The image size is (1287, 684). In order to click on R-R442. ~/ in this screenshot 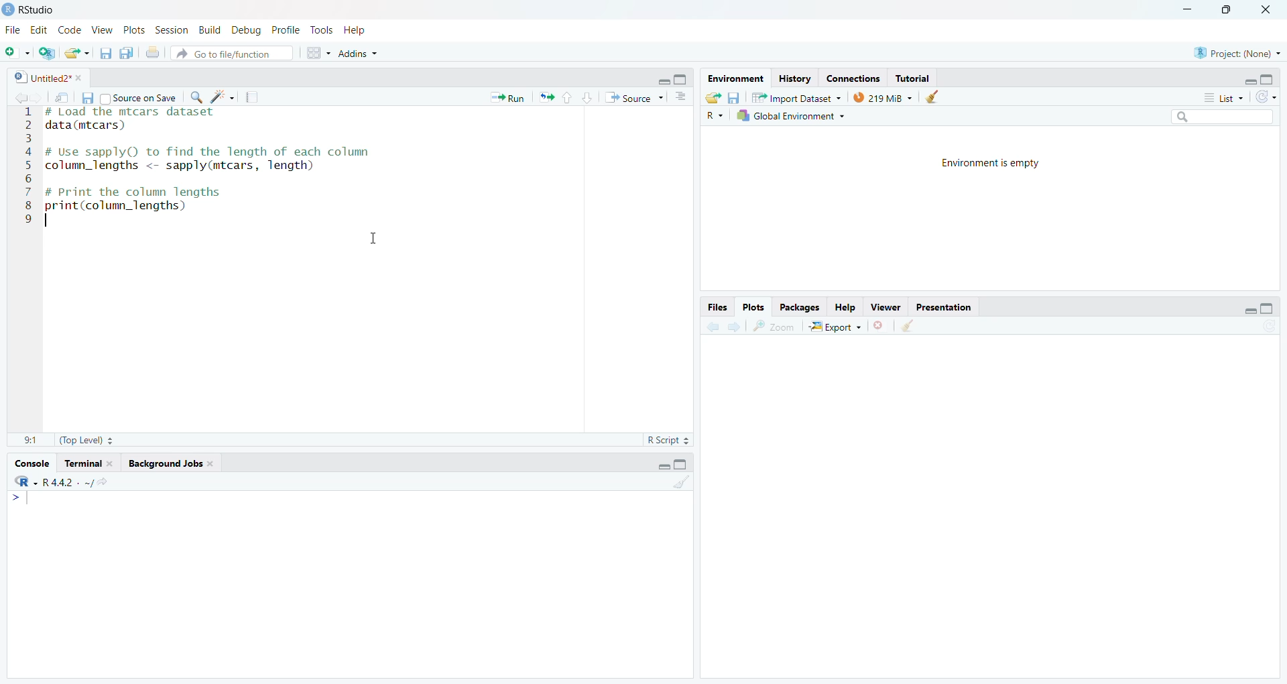, I will do `click(60, 482)`.